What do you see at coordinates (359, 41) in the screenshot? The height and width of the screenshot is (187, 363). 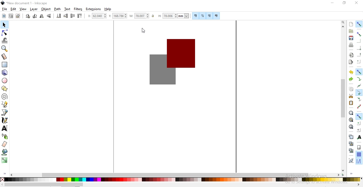 I see `snap bounding box corners` at bounding box center [359, 41].